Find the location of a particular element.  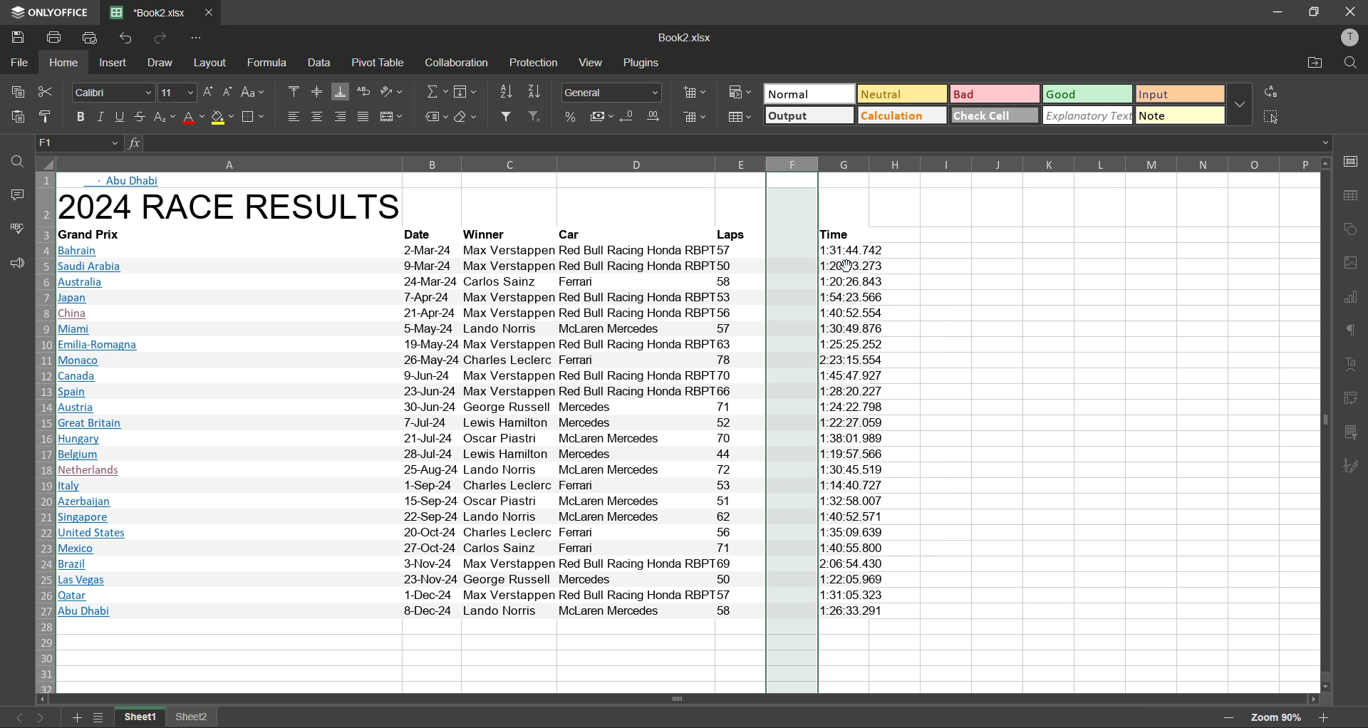

customize quick access toolbar is located at coordinates (199, 38).